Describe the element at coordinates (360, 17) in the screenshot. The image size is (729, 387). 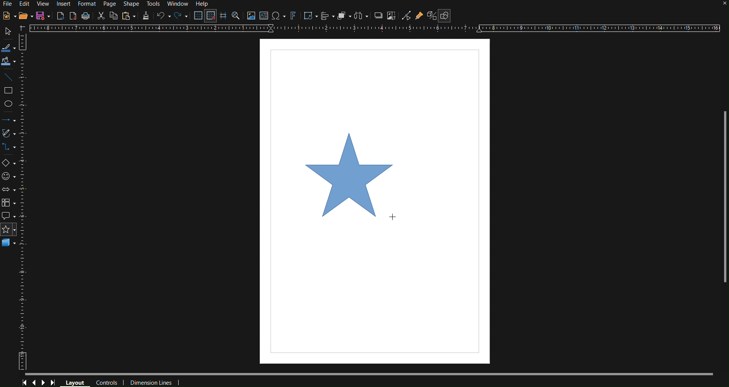
I see `Distribute Objects` at that location.